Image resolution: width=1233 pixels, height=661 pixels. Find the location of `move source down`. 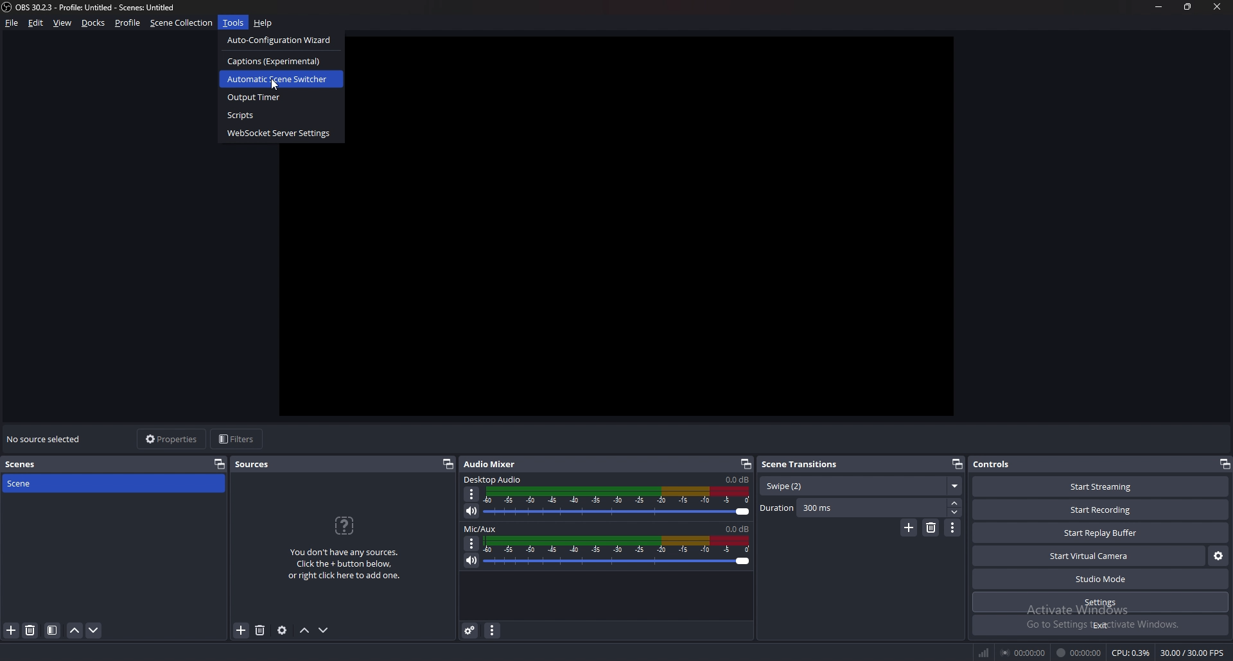

move source down is located at coordinates (324, 631).